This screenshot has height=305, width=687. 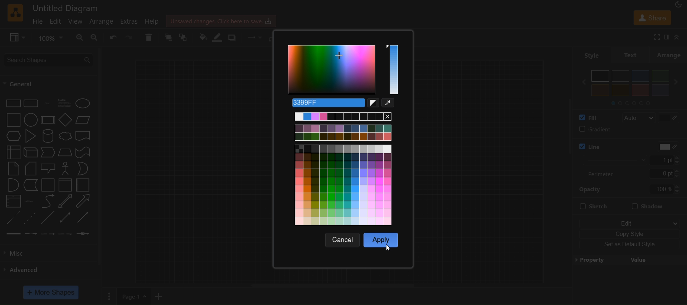 What do you see at coordinates (13, 186) in the screenshot?
I see `and` at bounding box center [13, 186].